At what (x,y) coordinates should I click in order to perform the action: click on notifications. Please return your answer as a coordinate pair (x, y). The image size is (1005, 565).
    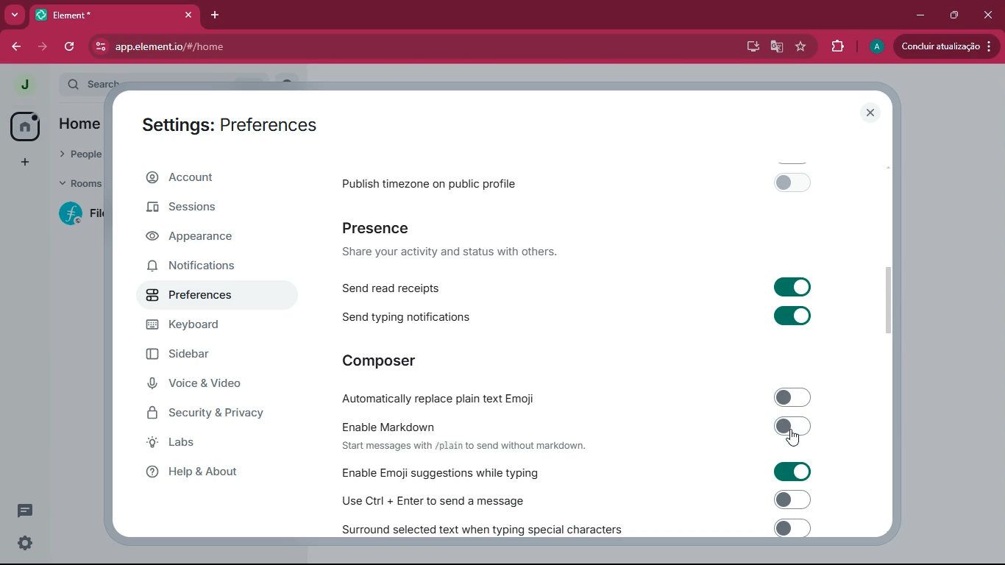
    Looking at the image, I should click on (200, 268).